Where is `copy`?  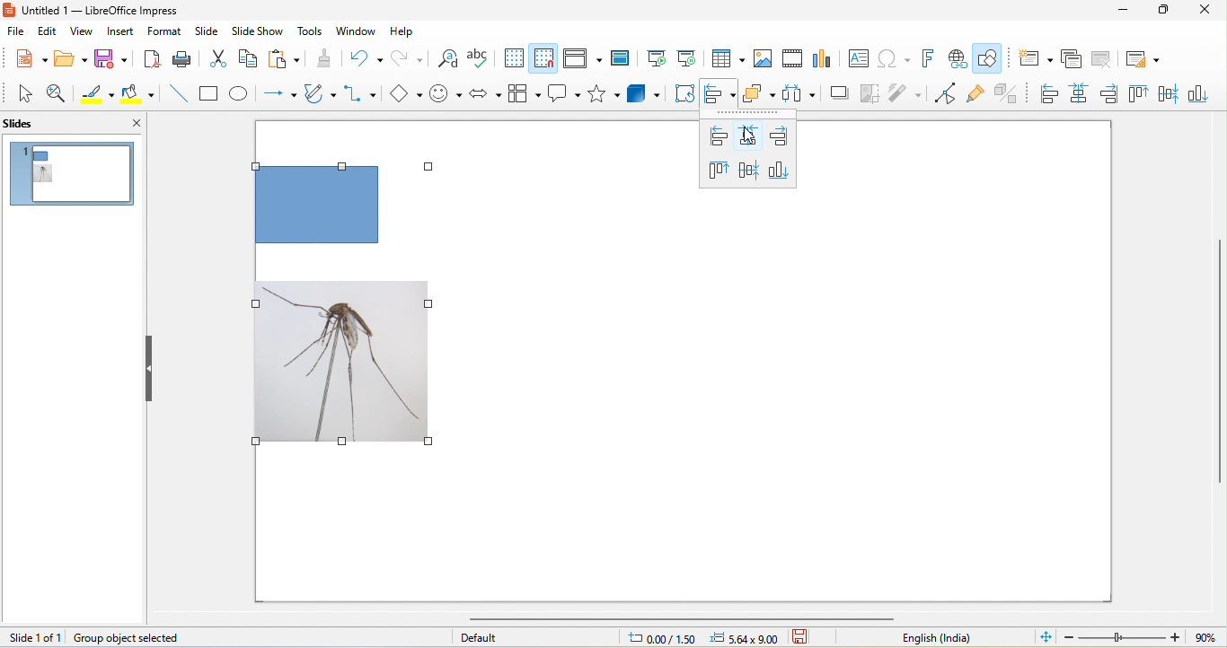
copy is located at coordinates (249, 59).